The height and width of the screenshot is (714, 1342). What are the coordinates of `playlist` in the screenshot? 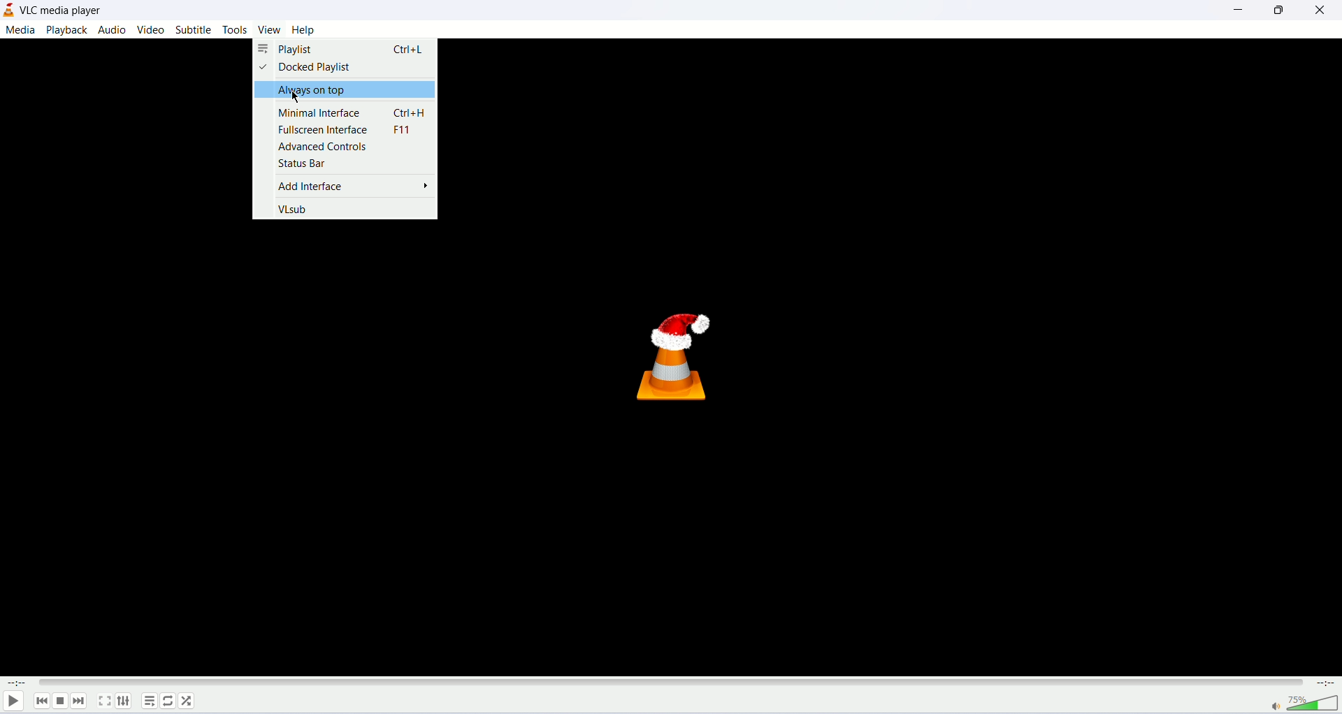 It's located at (148, 702).